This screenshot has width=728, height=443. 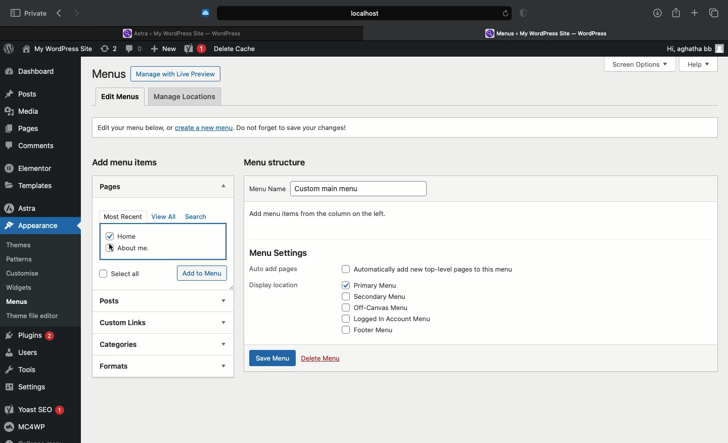 I want to click on Custom main menu, so click(x=362, y=190).